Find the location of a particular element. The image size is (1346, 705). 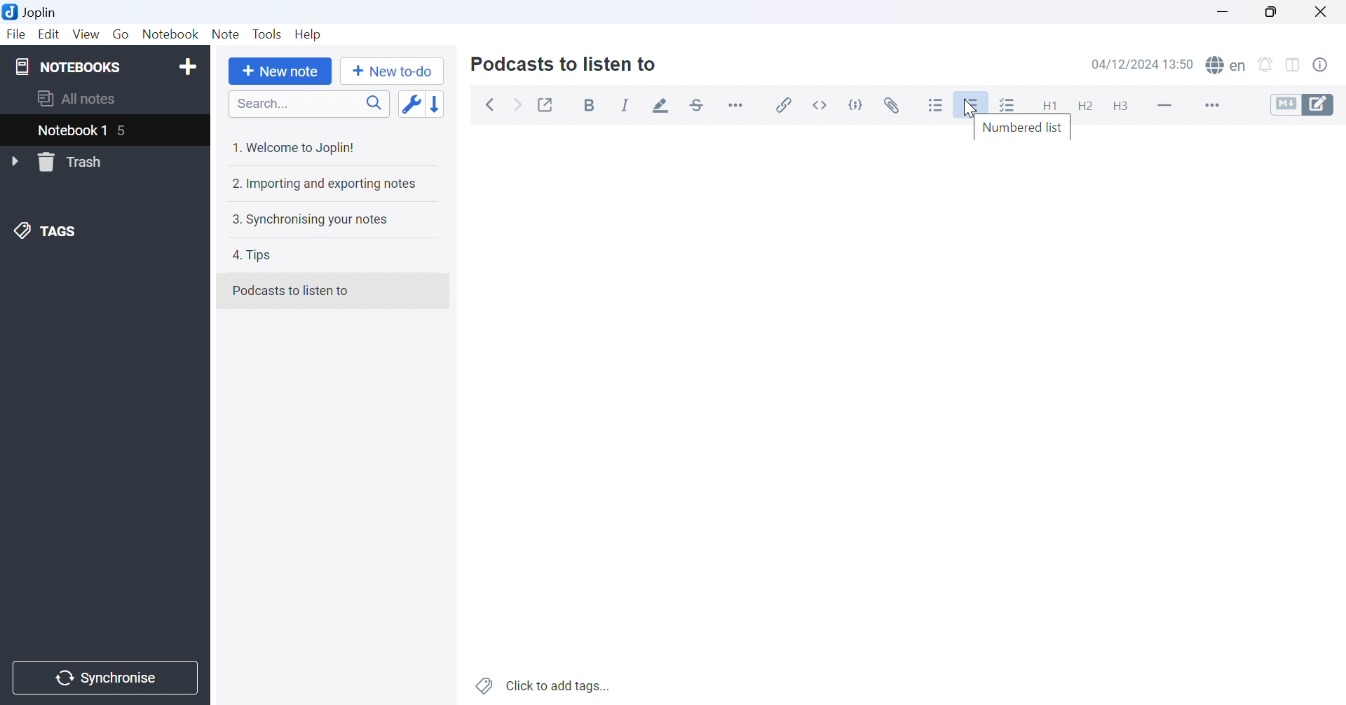

Highlight is located at coordinates (662, 106).